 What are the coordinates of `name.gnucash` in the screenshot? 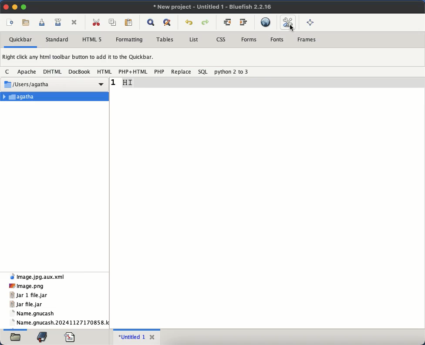 It's located at (60, 323).